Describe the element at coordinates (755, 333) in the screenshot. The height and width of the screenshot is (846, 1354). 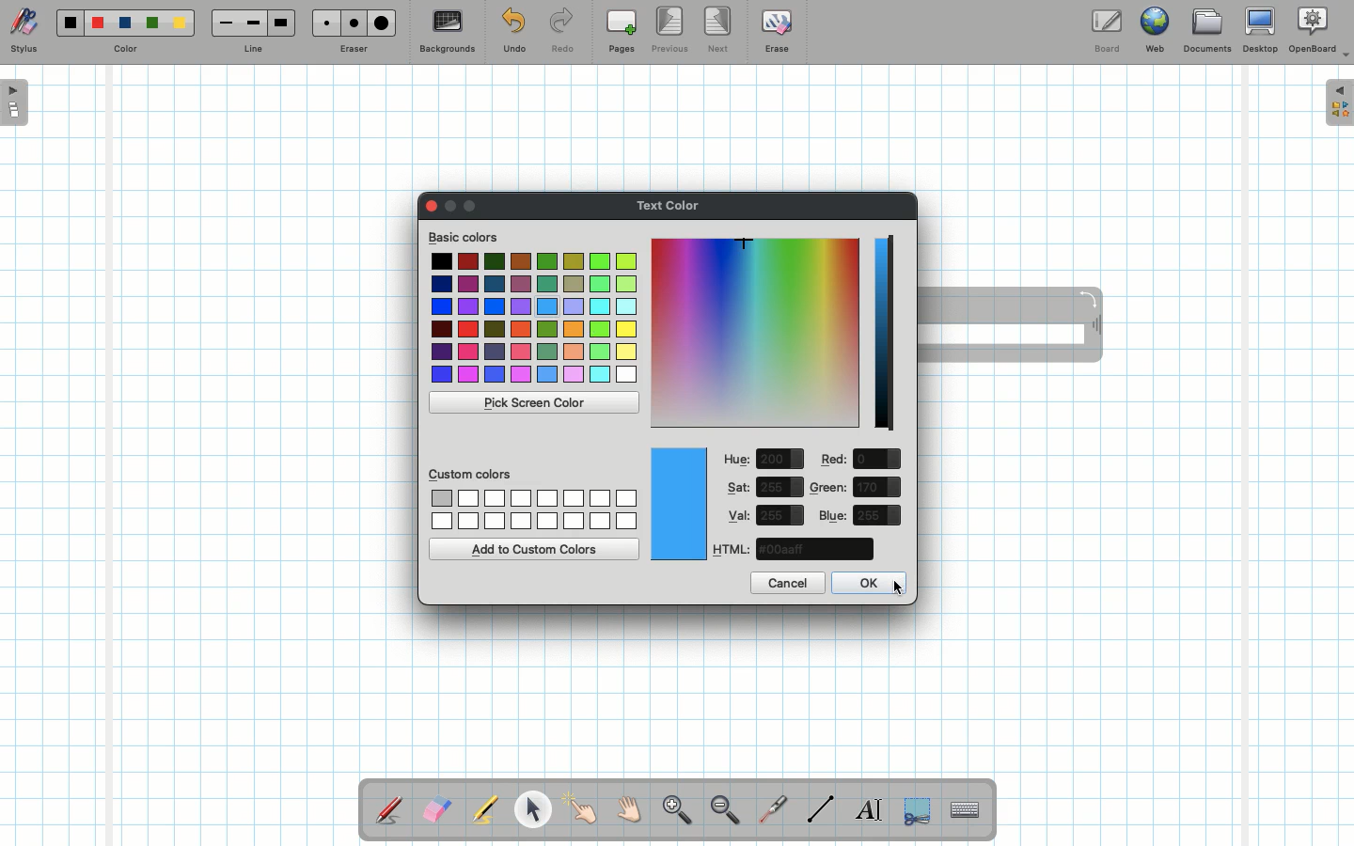
I see `Color picker` at that location.